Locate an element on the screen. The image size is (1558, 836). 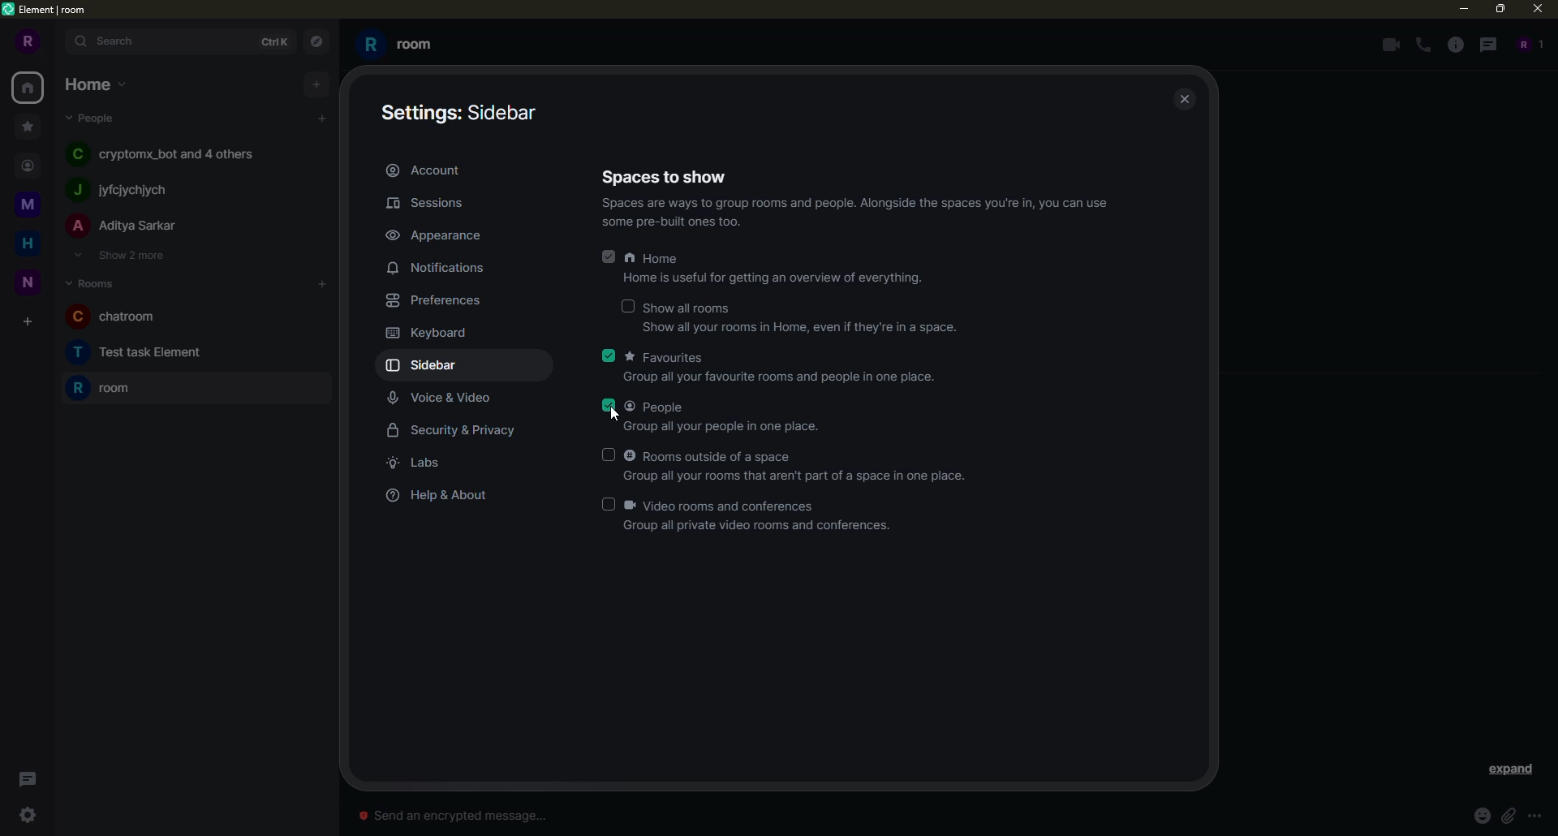
Spaces are ways to group rooms and people. Alongside the spaces you're in, you can use
‘some pre-built ones too. is located at coordinates (848, 217).